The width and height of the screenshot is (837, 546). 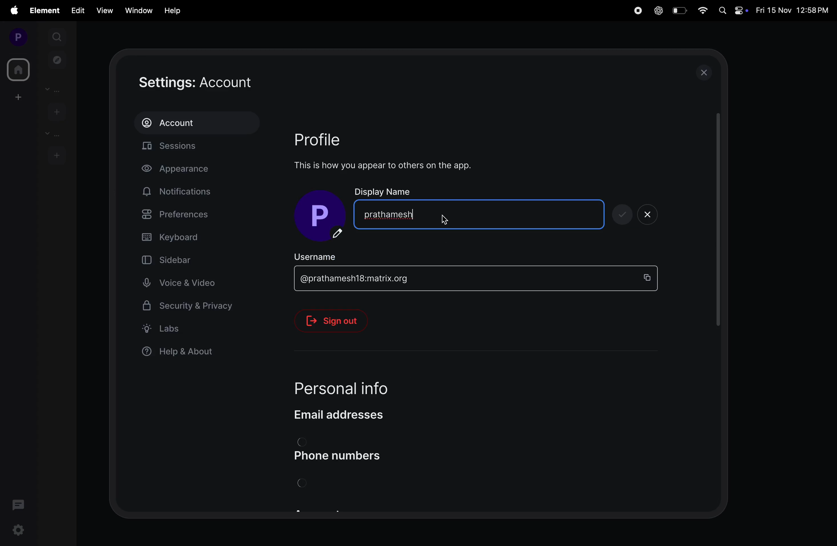 I want to click on wifi, so click(x=703, y=11).